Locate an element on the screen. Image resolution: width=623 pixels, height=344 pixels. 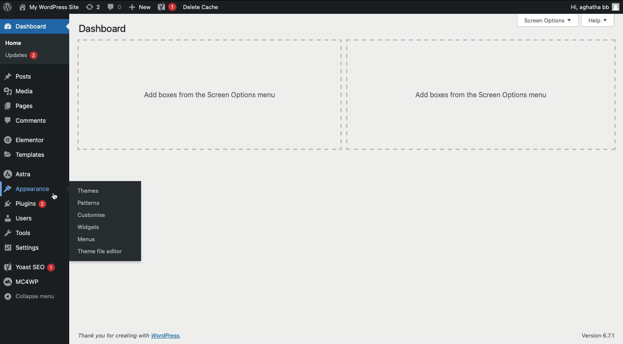
Screen Options v is located at coordinates (547, 21).